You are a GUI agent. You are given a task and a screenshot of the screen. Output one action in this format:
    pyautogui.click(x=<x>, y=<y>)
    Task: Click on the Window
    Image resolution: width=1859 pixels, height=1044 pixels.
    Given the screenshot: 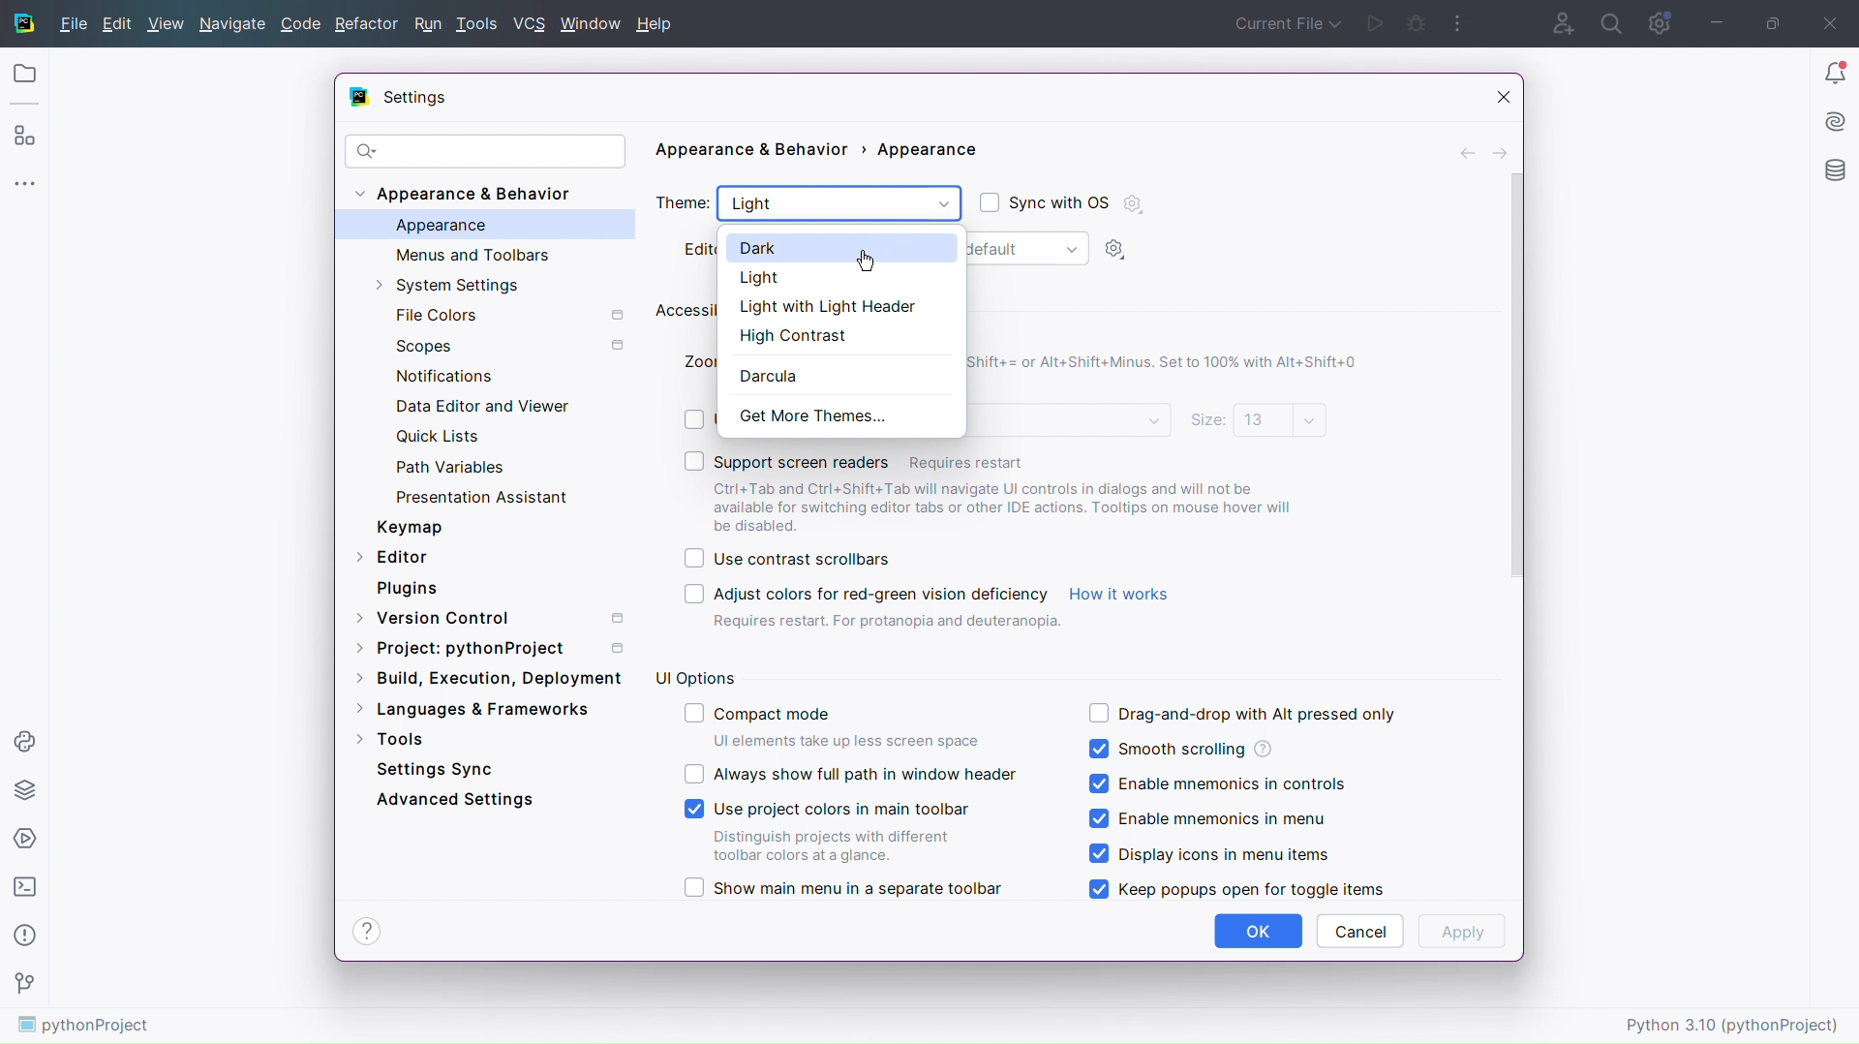 What is the action you would take?
    pyautogui.click(x=593, y=22)
    